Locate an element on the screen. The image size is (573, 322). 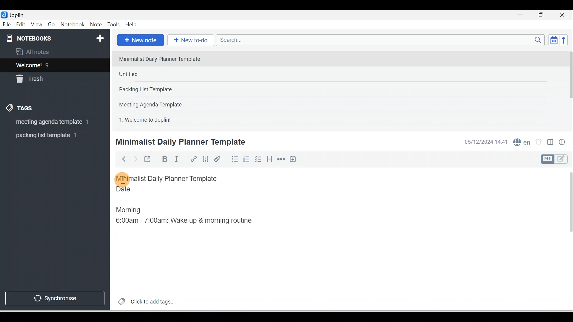
Insert time is located at coordinates (293, 160).